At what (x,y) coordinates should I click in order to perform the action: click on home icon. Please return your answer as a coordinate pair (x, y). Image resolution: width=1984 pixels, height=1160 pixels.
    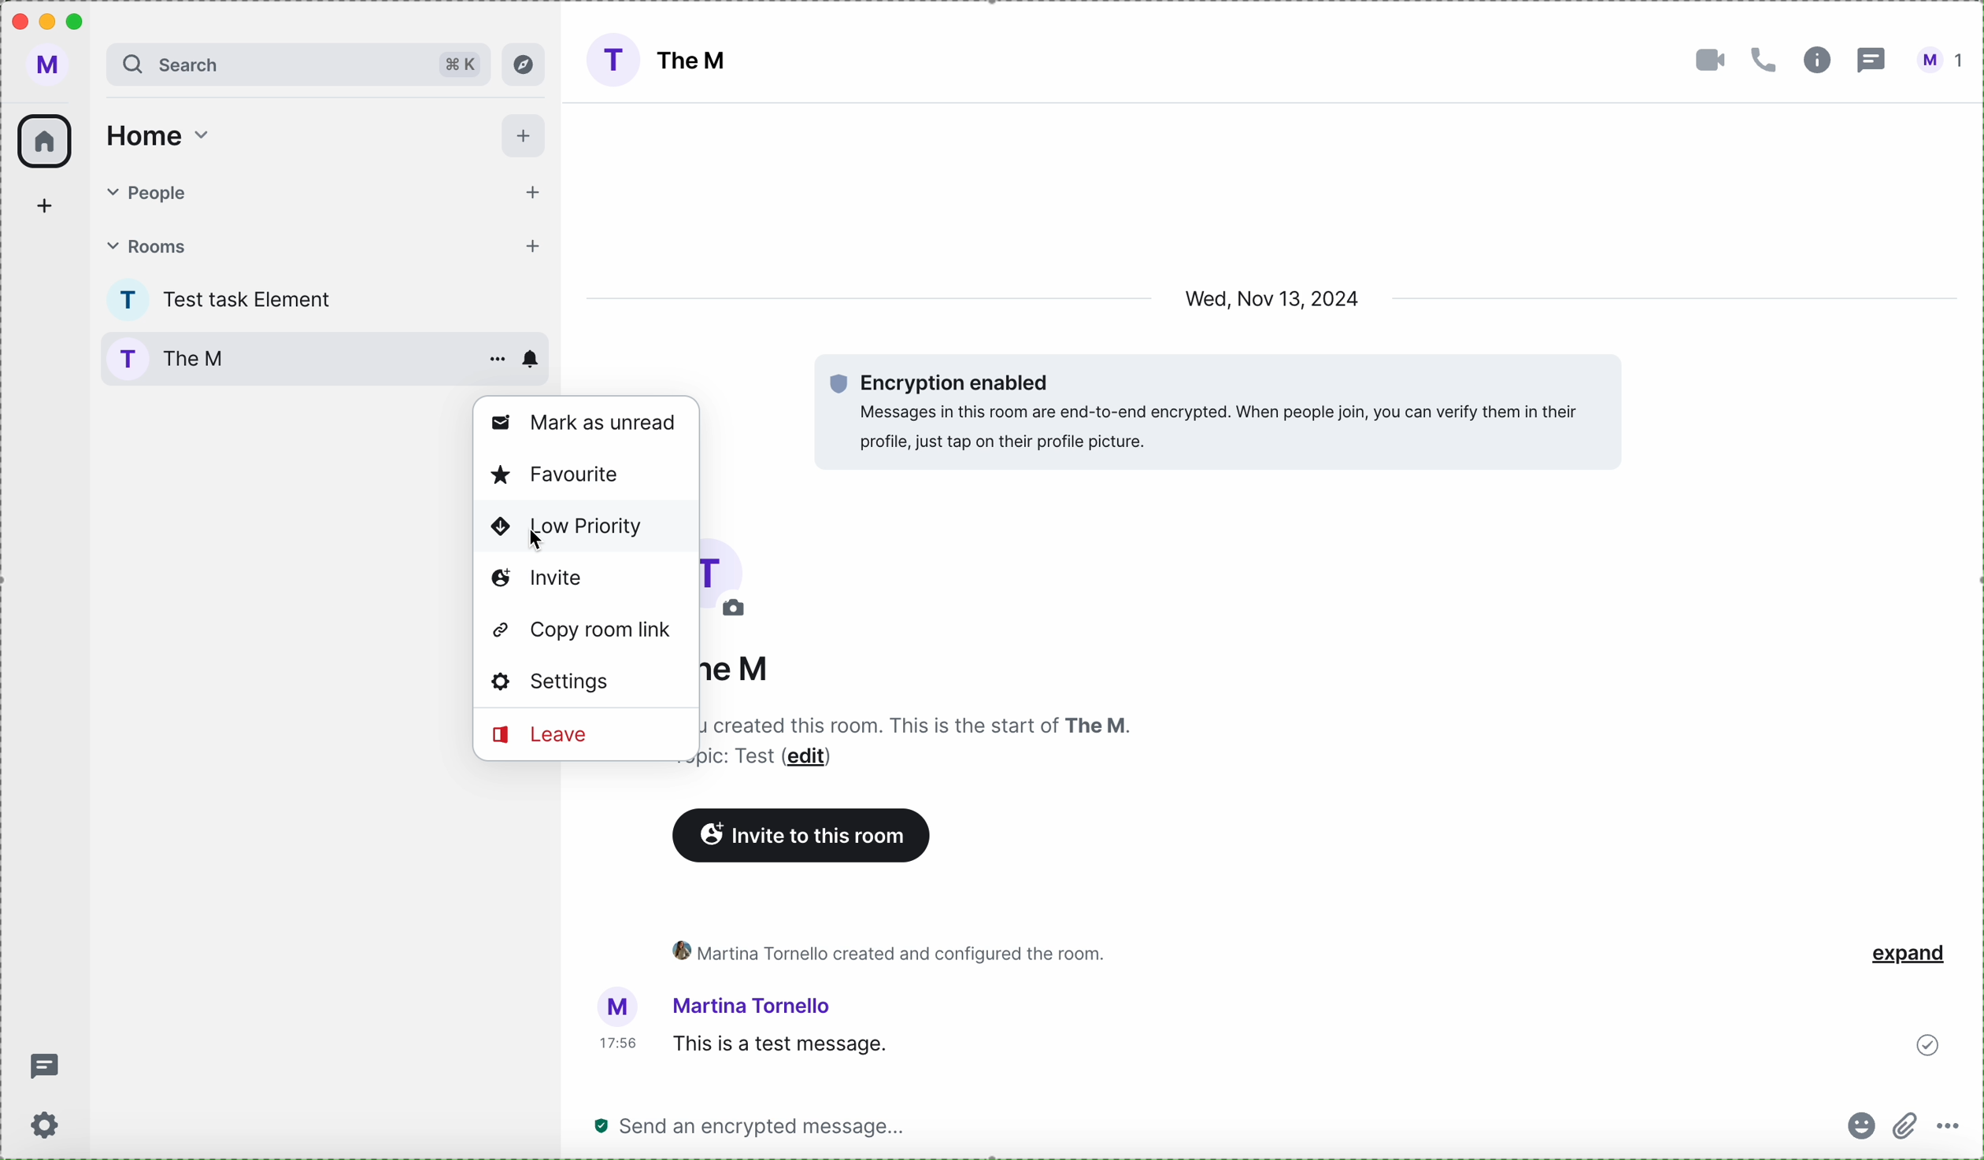
    Looking at the image, I should click on (45, 142).